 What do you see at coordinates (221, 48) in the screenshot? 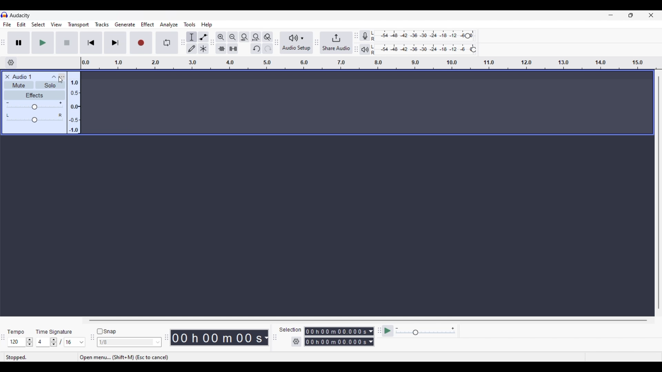
I see `Trim audio outside selection` at bounding box center [221, 48].